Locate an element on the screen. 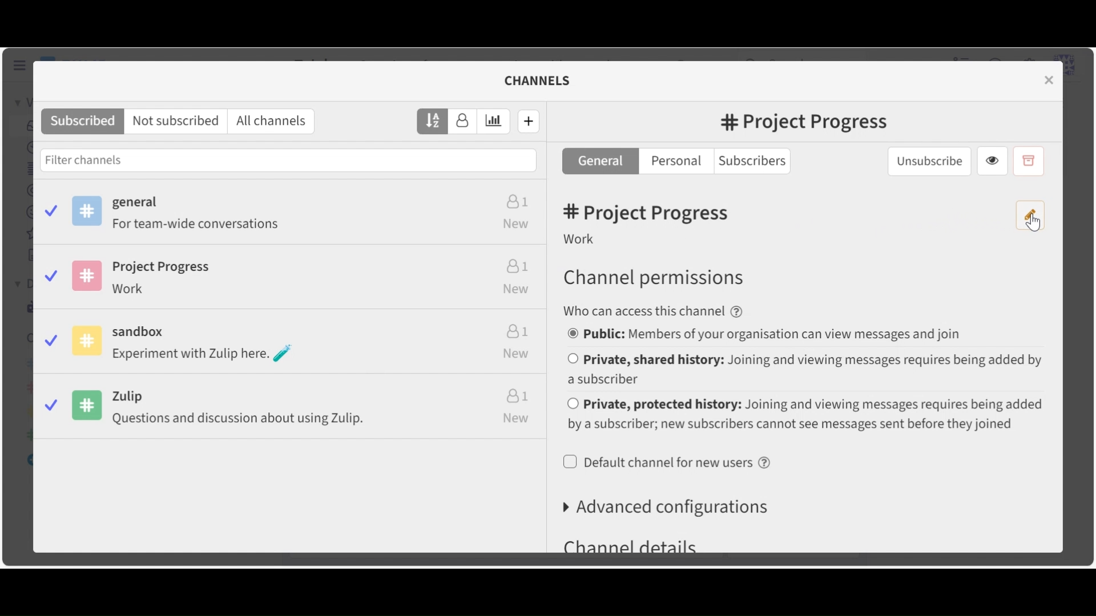  general is located at coordinates (292, 214).